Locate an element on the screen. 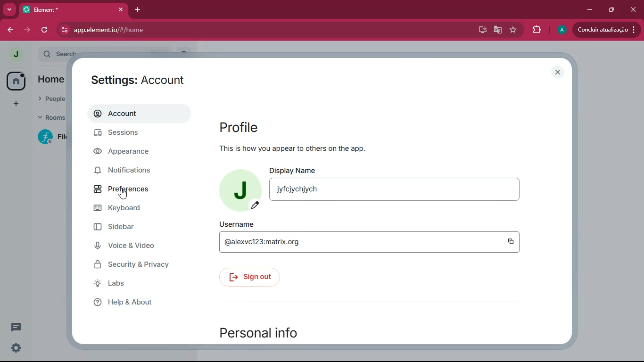  personal info is located at coordinates (280, 331).